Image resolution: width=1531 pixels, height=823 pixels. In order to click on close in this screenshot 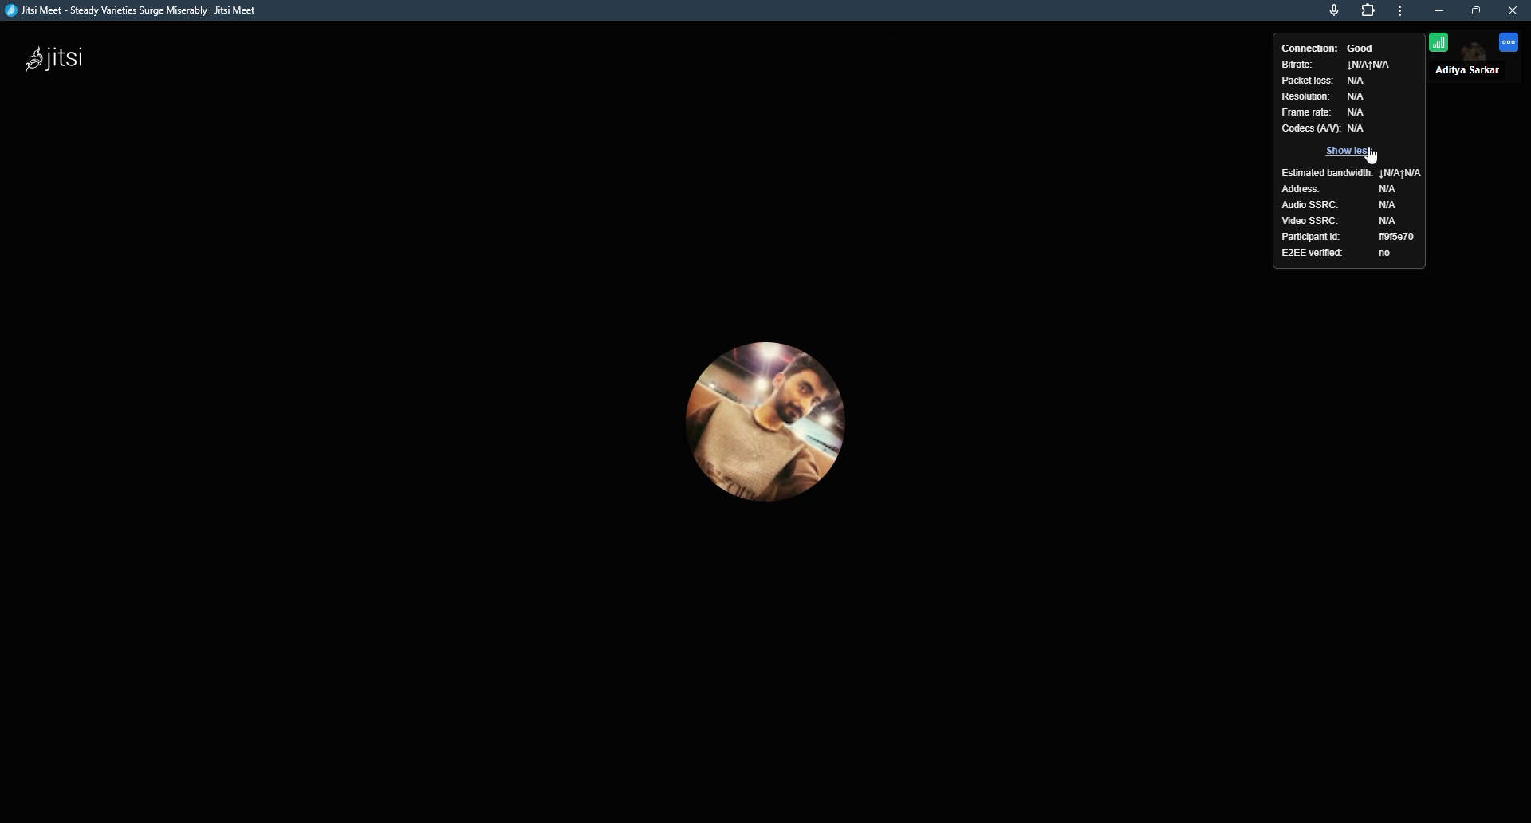, I will do `click(1515, 11)`.